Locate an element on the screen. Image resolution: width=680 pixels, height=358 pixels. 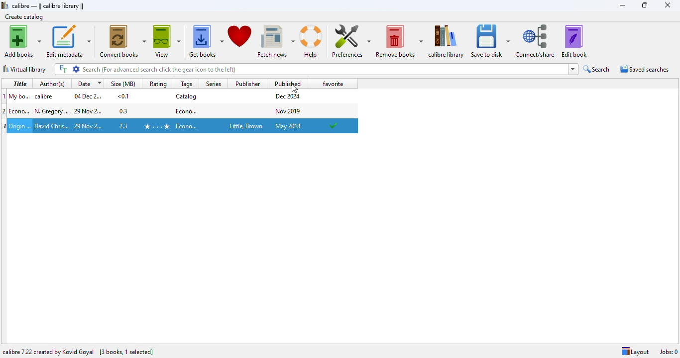
minimize is located at coordinates (623, 5).